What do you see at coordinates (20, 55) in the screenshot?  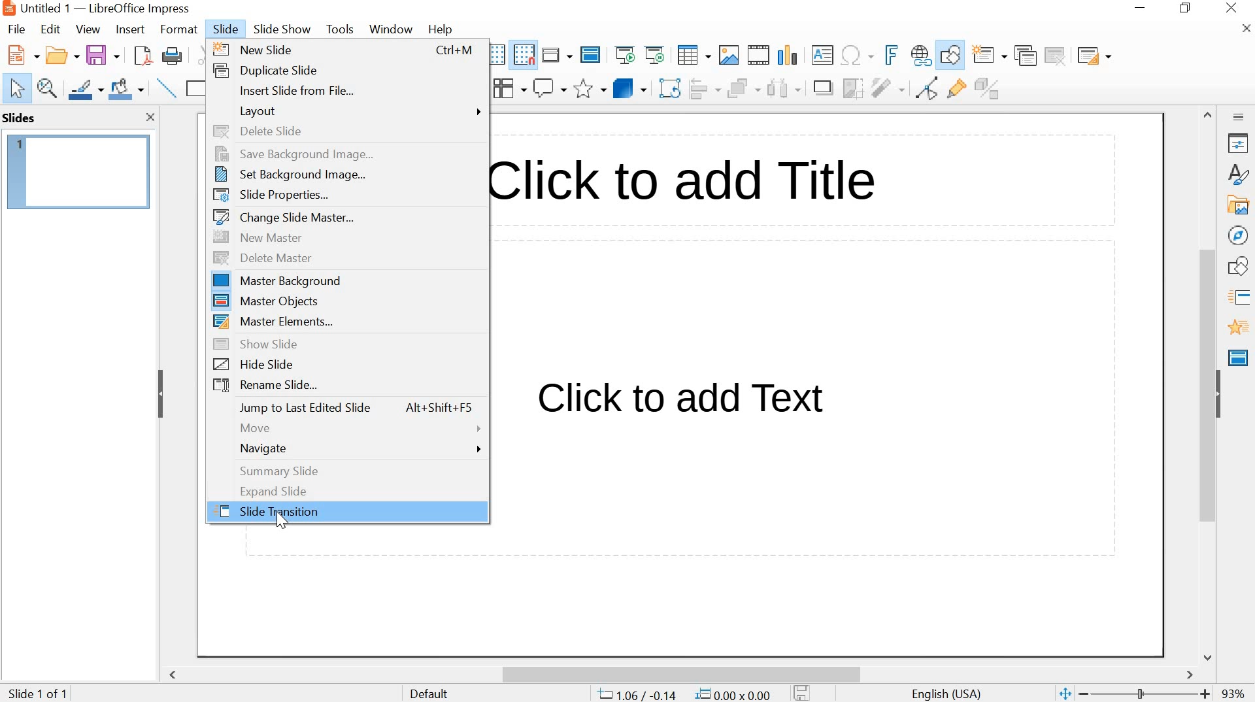 I see `NEW` at bounding box center [20, 55].